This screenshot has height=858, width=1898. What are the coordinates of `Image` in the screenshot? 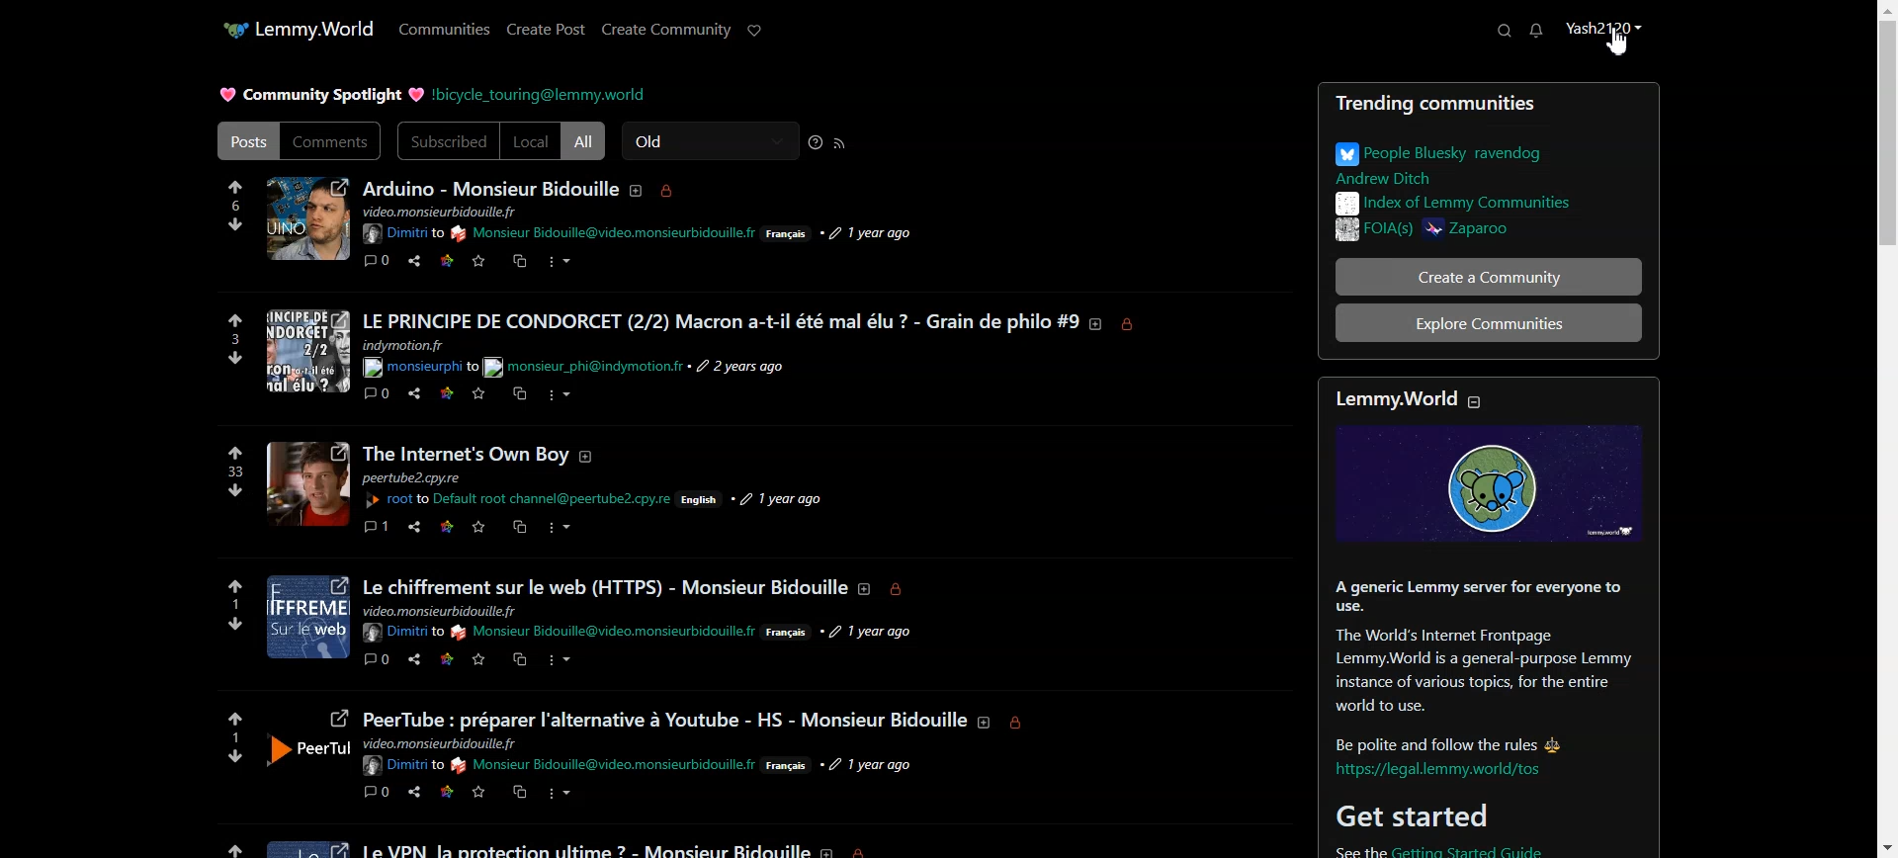 It's located at (1478, 483).